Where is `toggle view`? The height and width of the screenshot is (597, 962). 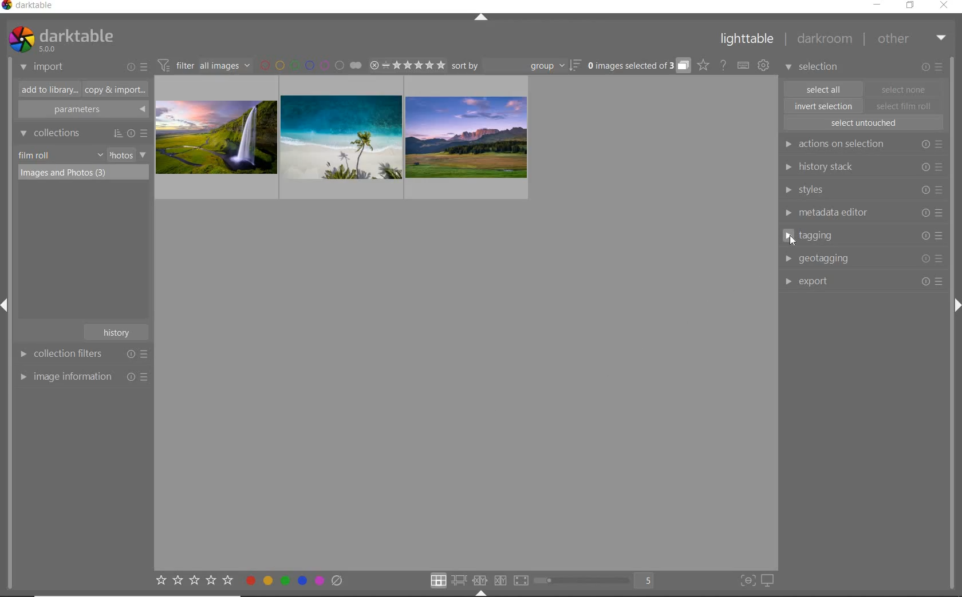
toggle view is located at coordinates (598, 582).